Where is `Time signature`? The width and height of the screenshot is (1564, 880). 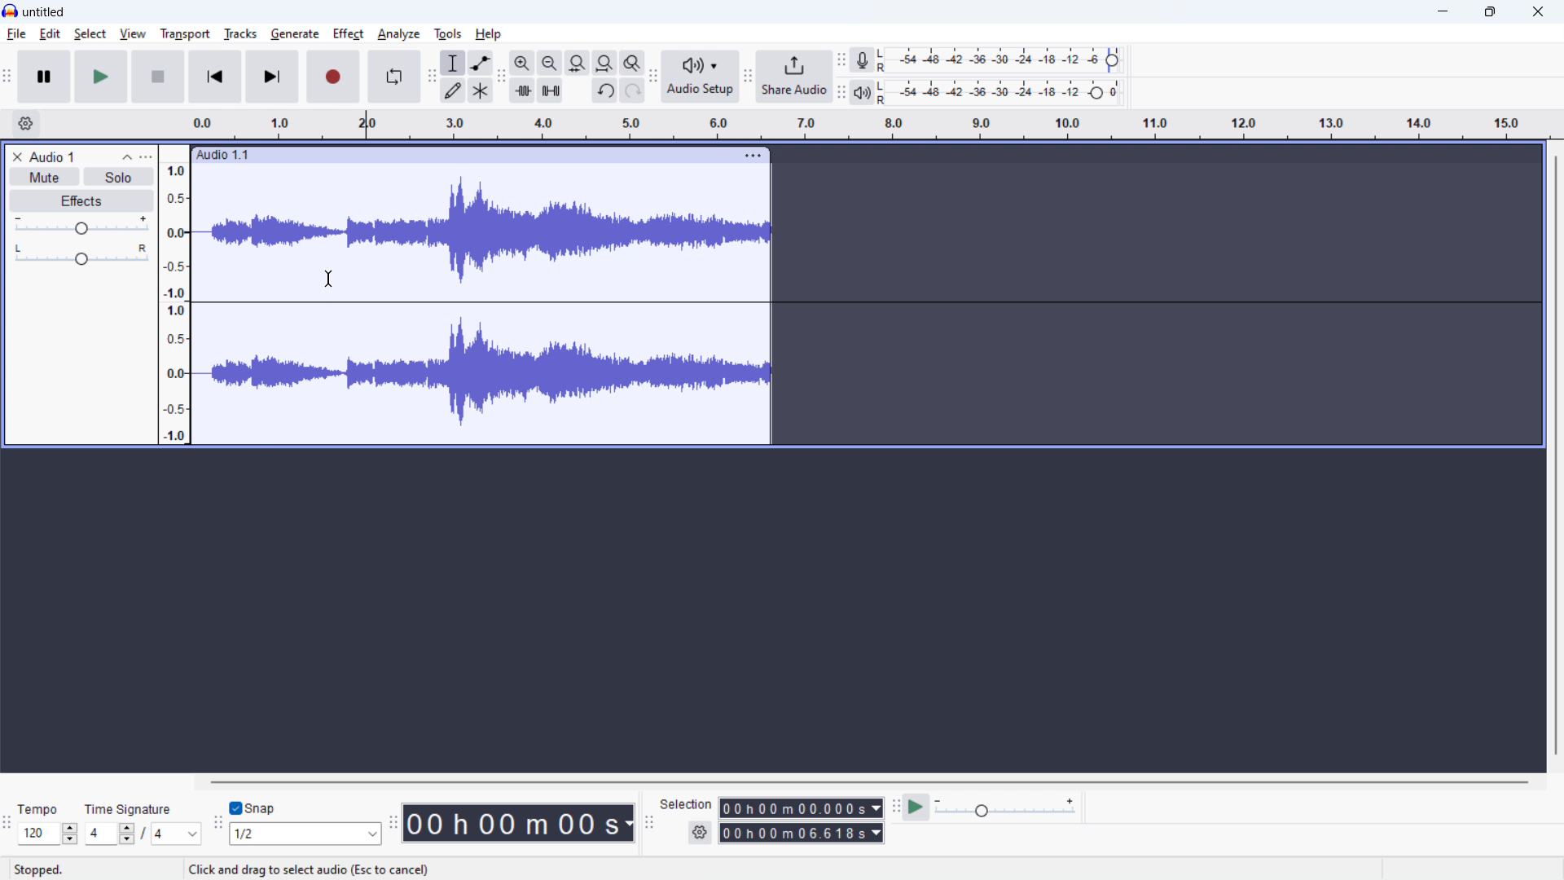 Time signature is located at coordinates (135, 807).